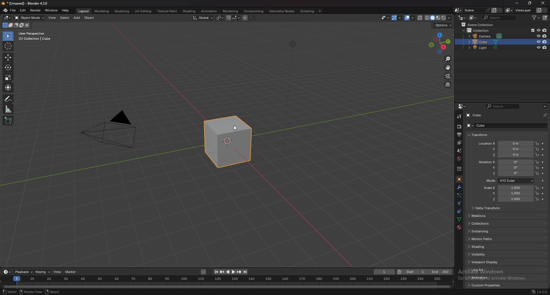 This screenshot has height=295, width=550. Describe the element at coordinates (517, 3) in the screenshot. I see `minimize` at that location.